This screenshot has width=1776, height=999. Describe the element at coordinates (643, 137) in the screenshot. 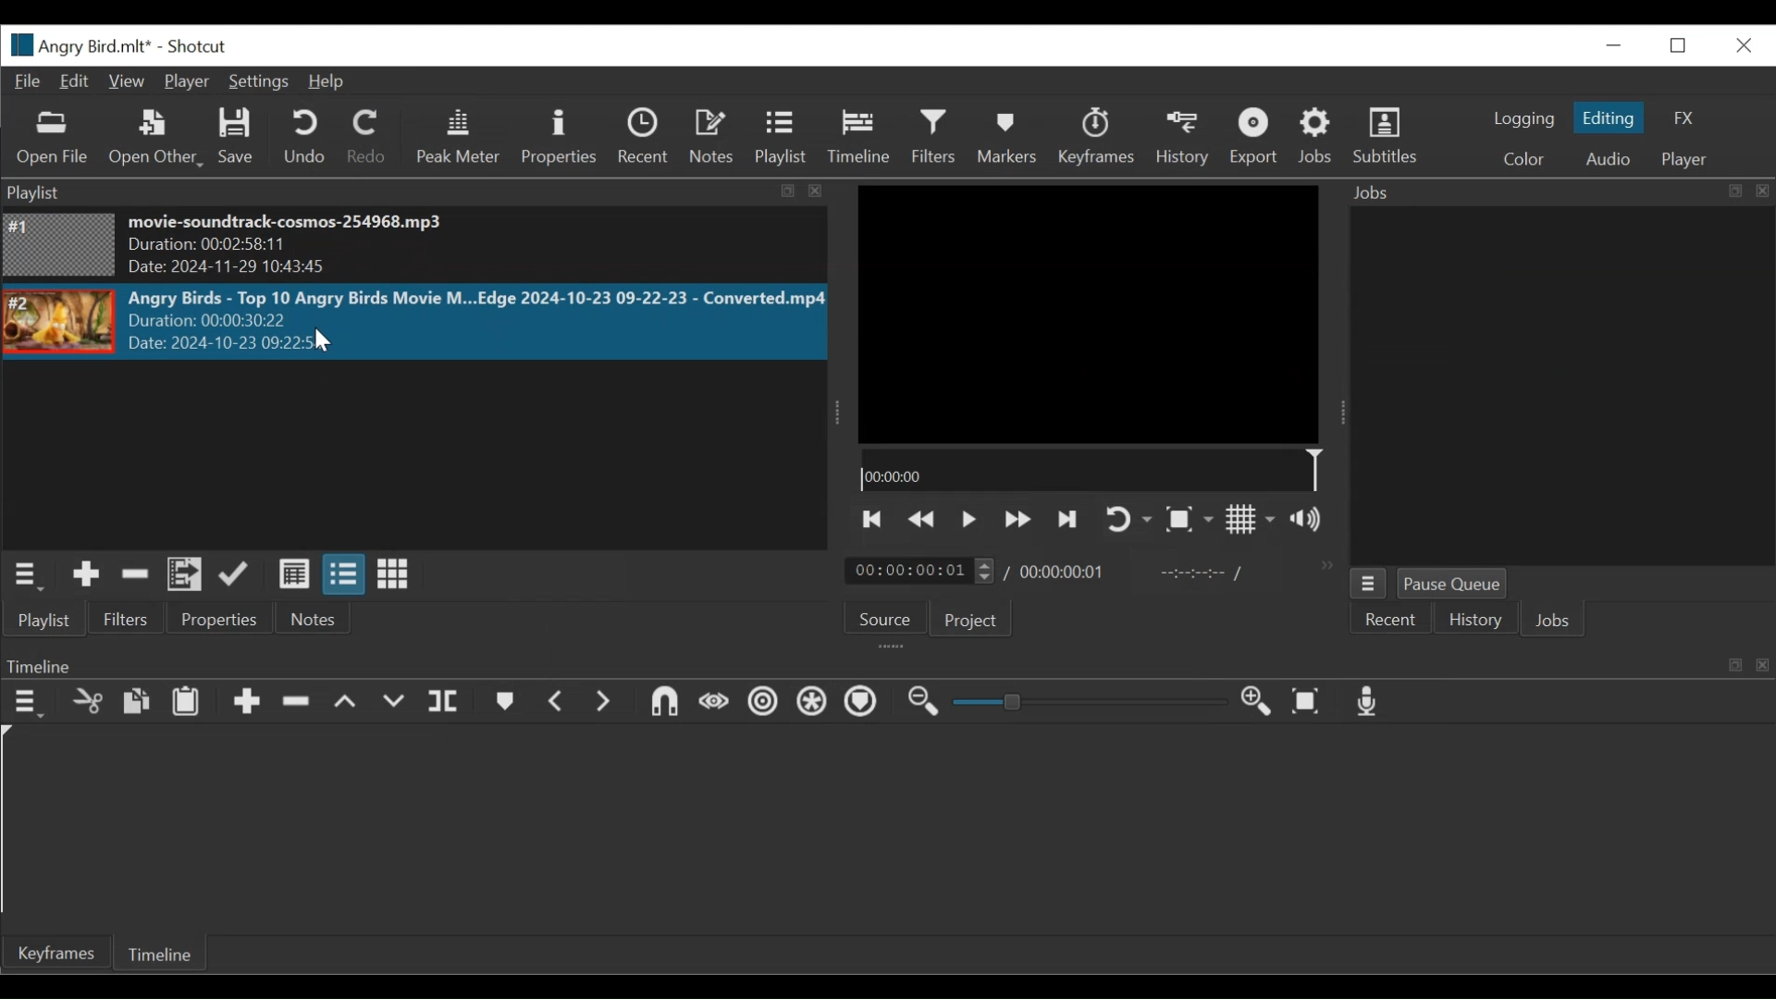

I see `Recent` at that location.